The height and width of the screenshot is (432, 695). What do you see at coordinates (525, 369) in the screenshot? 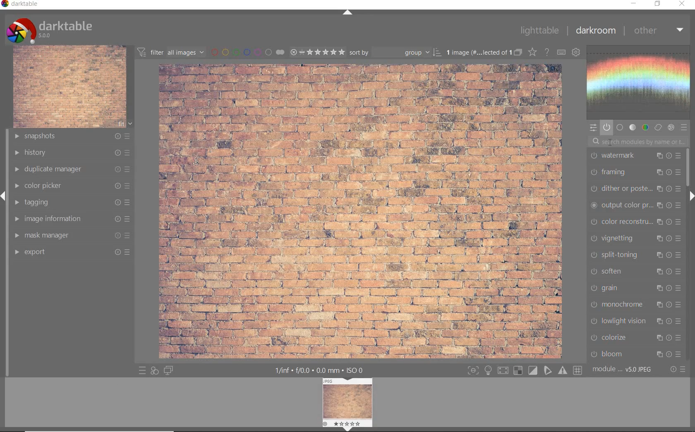
I see `toggle modes` at bounding box center [525, 369].